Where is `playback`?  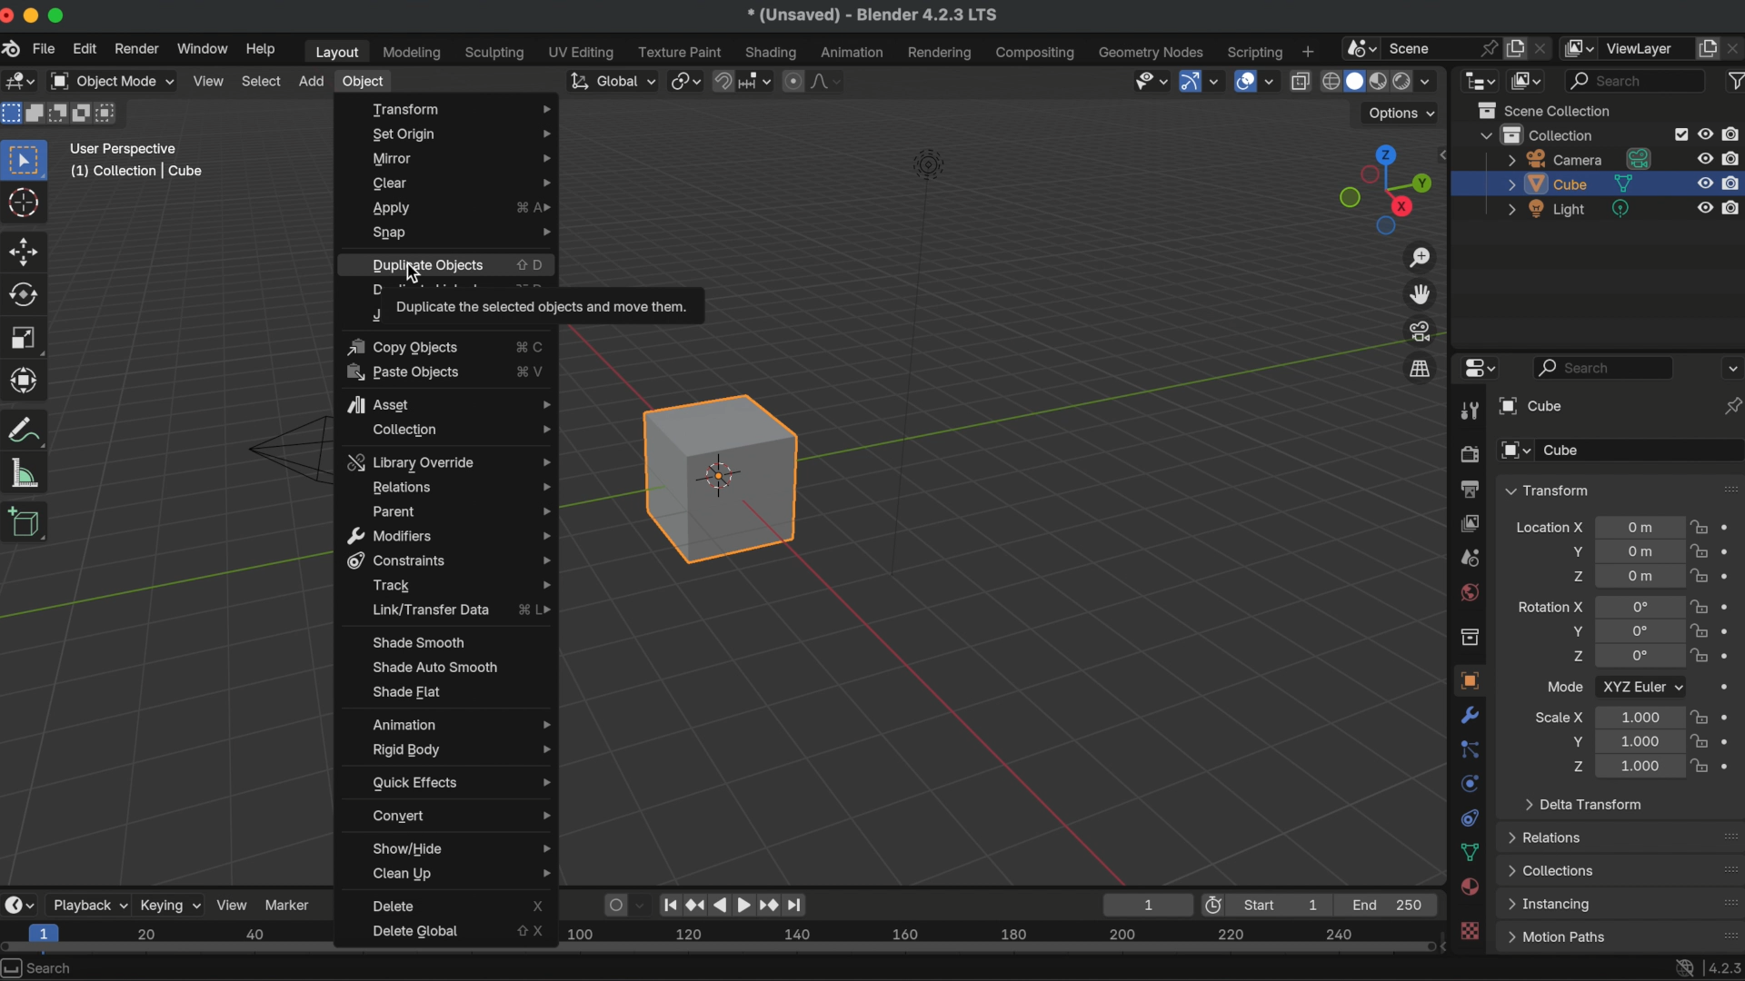 playback is located at coordinates (88, 905).